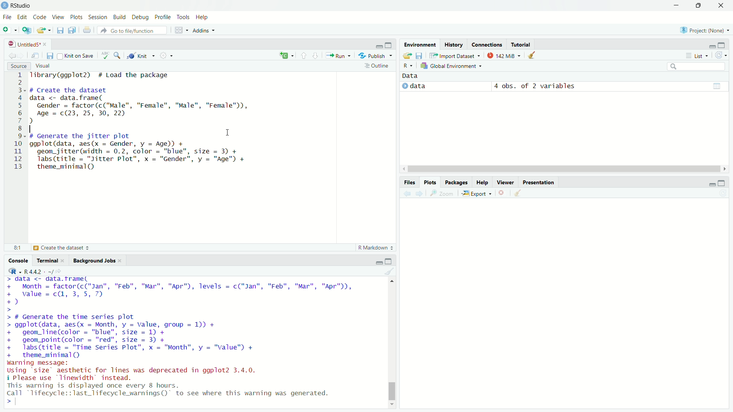  What do you see at coordinates (565, 170) in the screenshot?
I see `scrollbar` at bounding box center [565, 170].